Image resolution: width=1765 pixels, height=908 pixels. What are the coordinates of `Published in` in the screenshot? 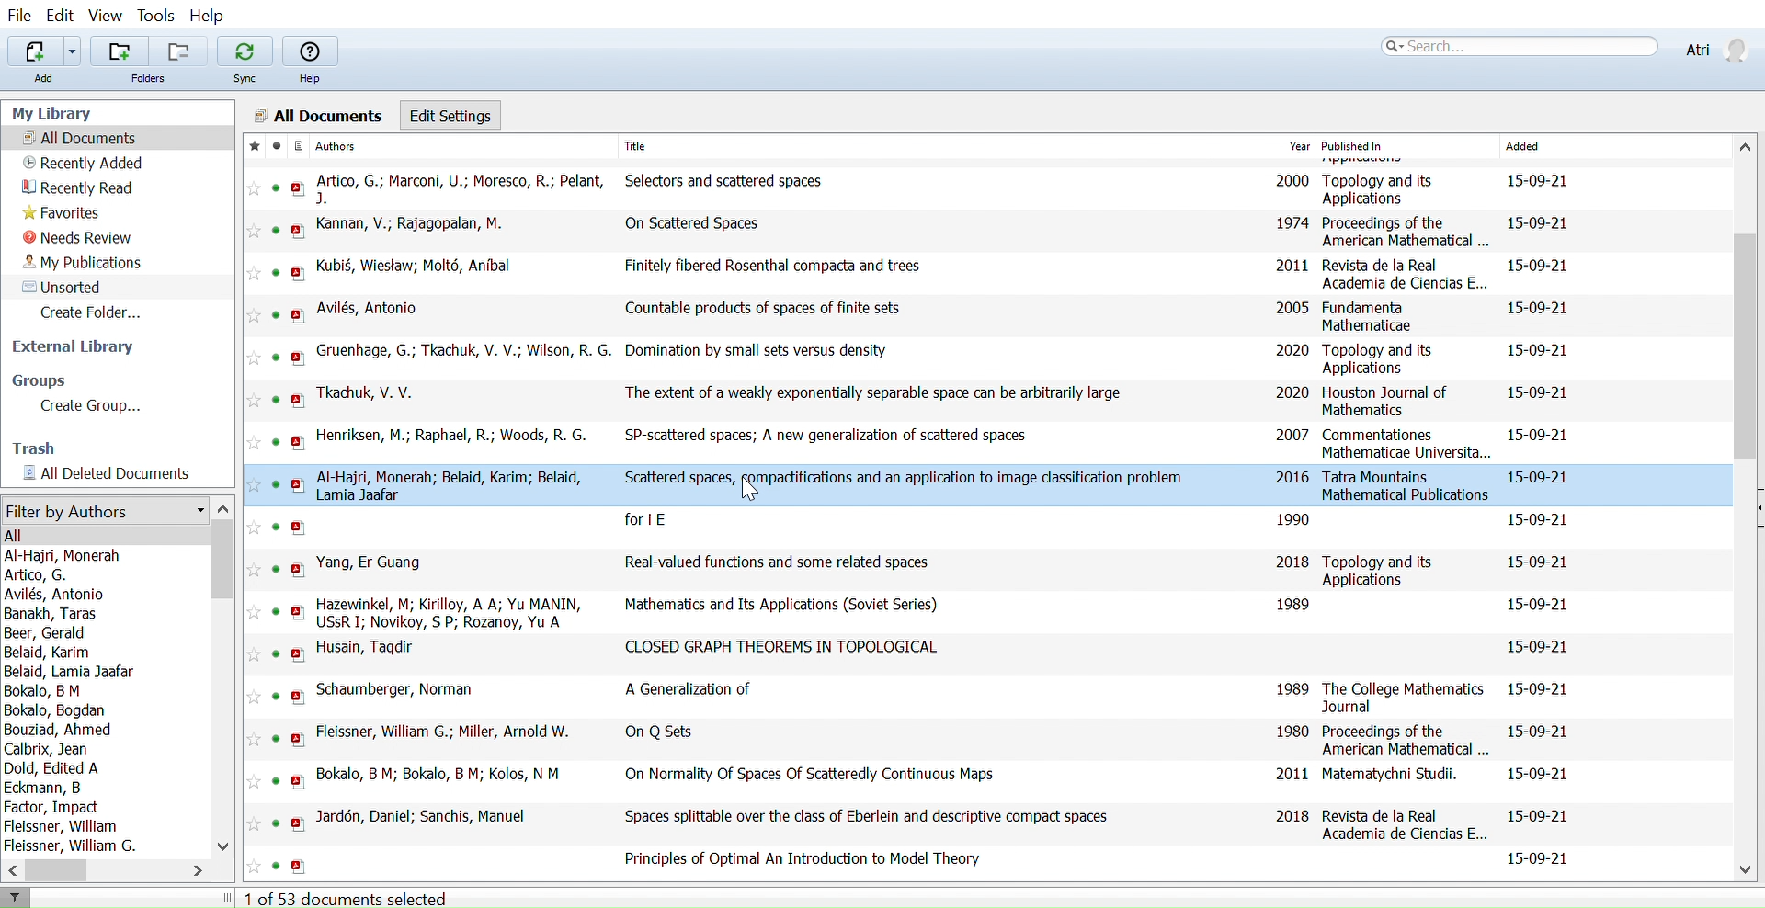 It's located at (1404, 146).